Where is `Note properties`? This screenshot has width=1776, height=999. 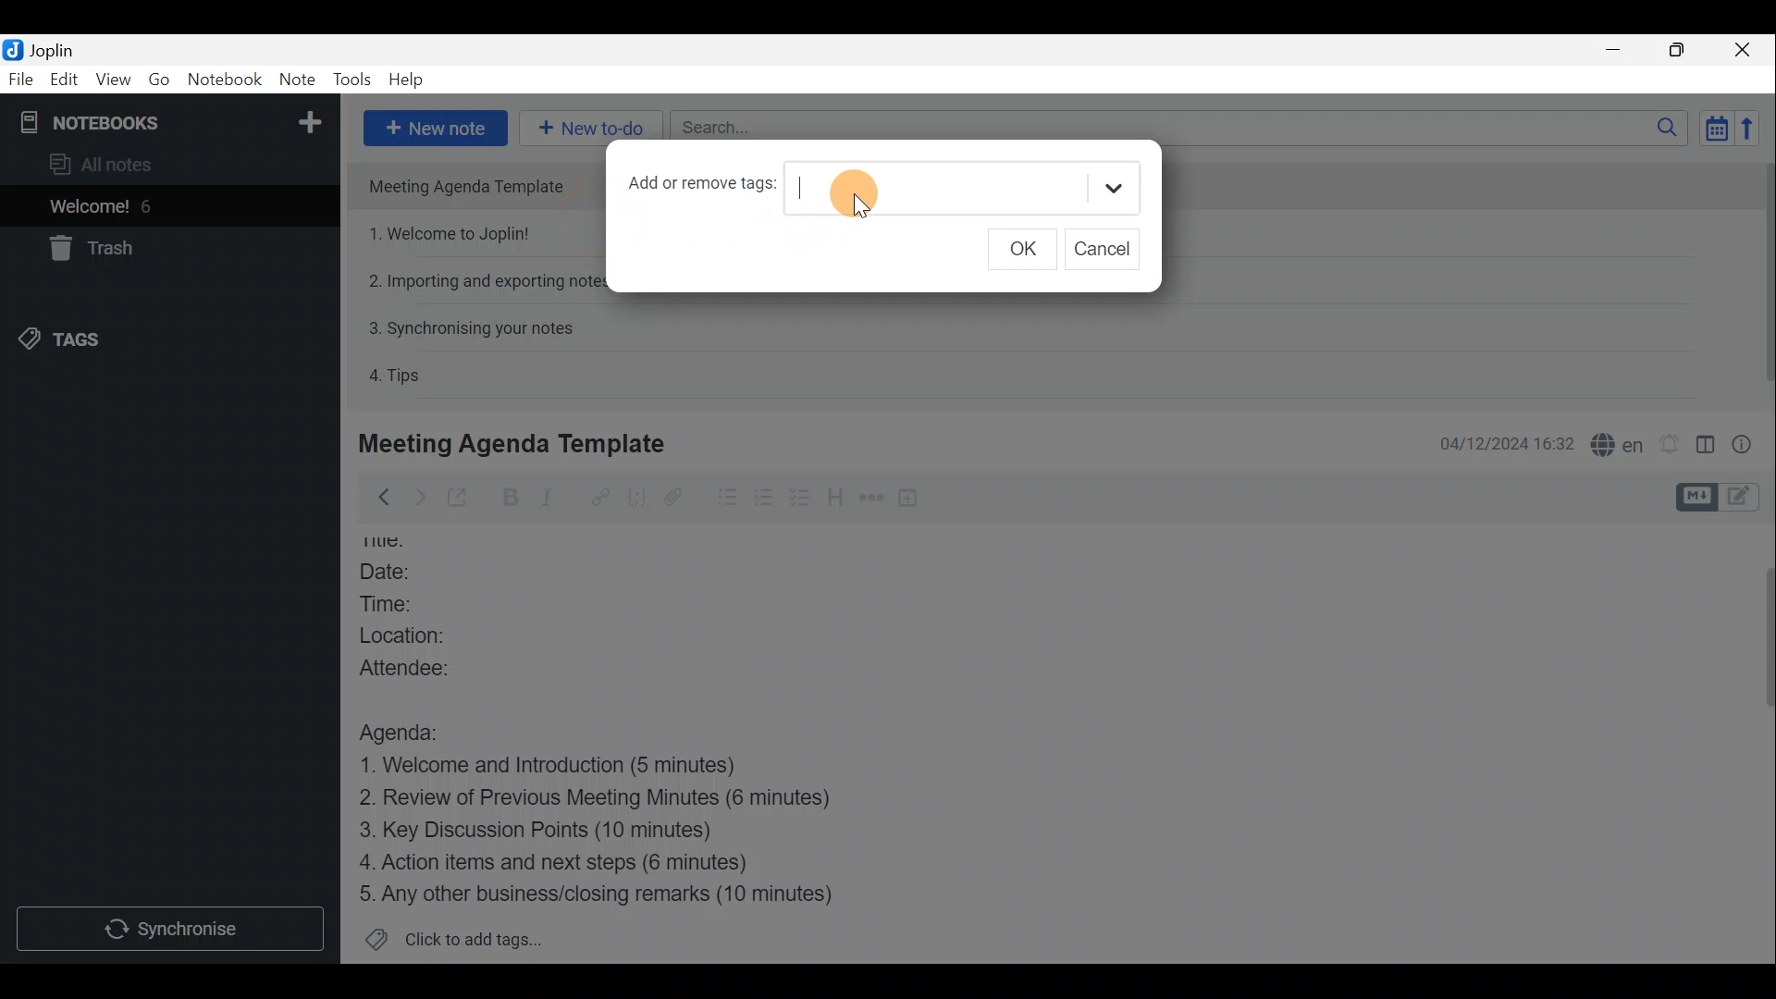 Note properties is located at coordinates (1748, 443).